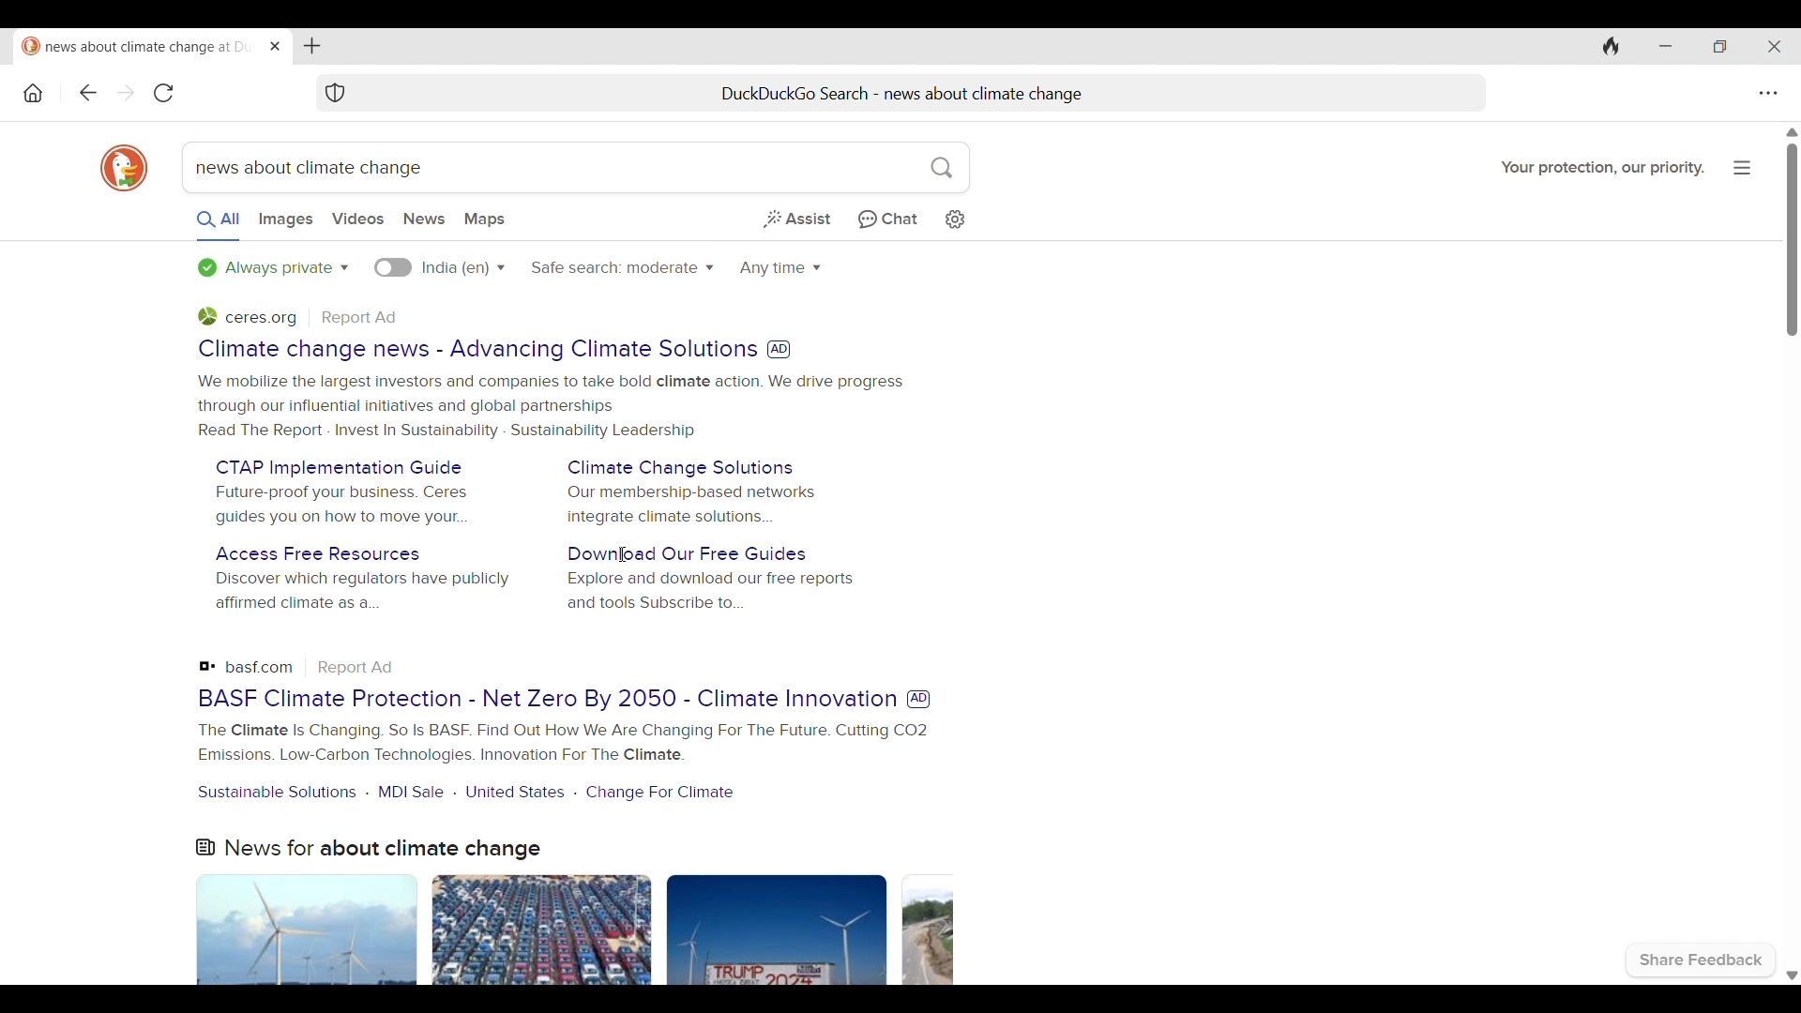 The image size is (1801, 1013). Describe the element at coordinates (795, 220) in the screenshot. I see `Generate a short answer from the web` at that location.